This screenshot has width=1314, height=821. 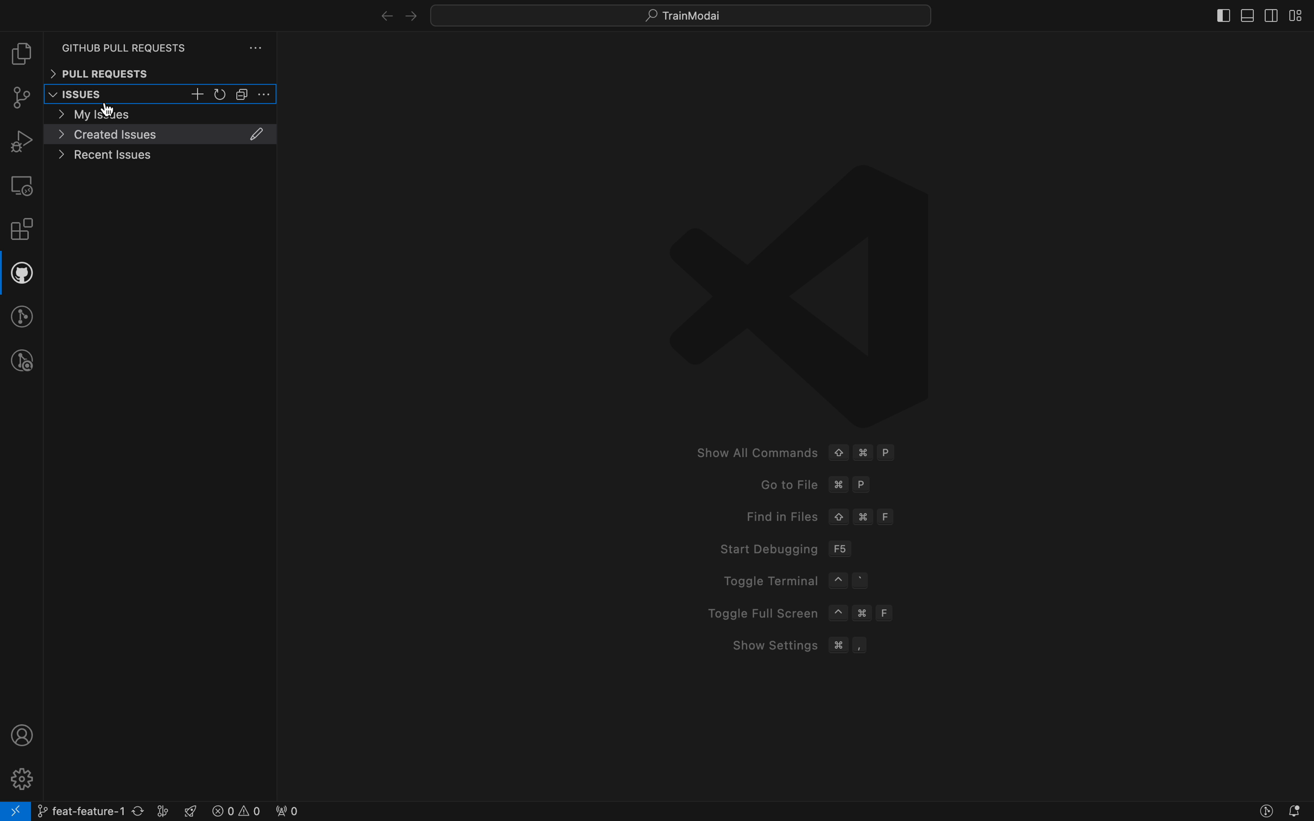 I want to click on reload, so click(x=221, y=95).